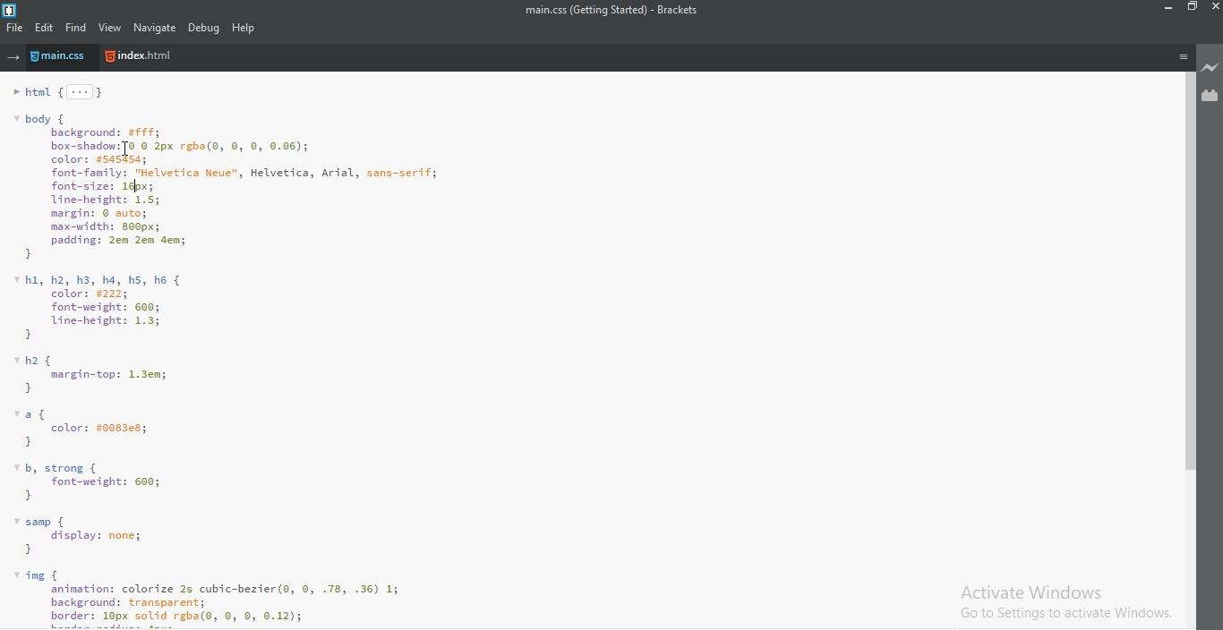 This screenshot has height=630, width=1223. I want to click on Index.html, so click(140, 57).